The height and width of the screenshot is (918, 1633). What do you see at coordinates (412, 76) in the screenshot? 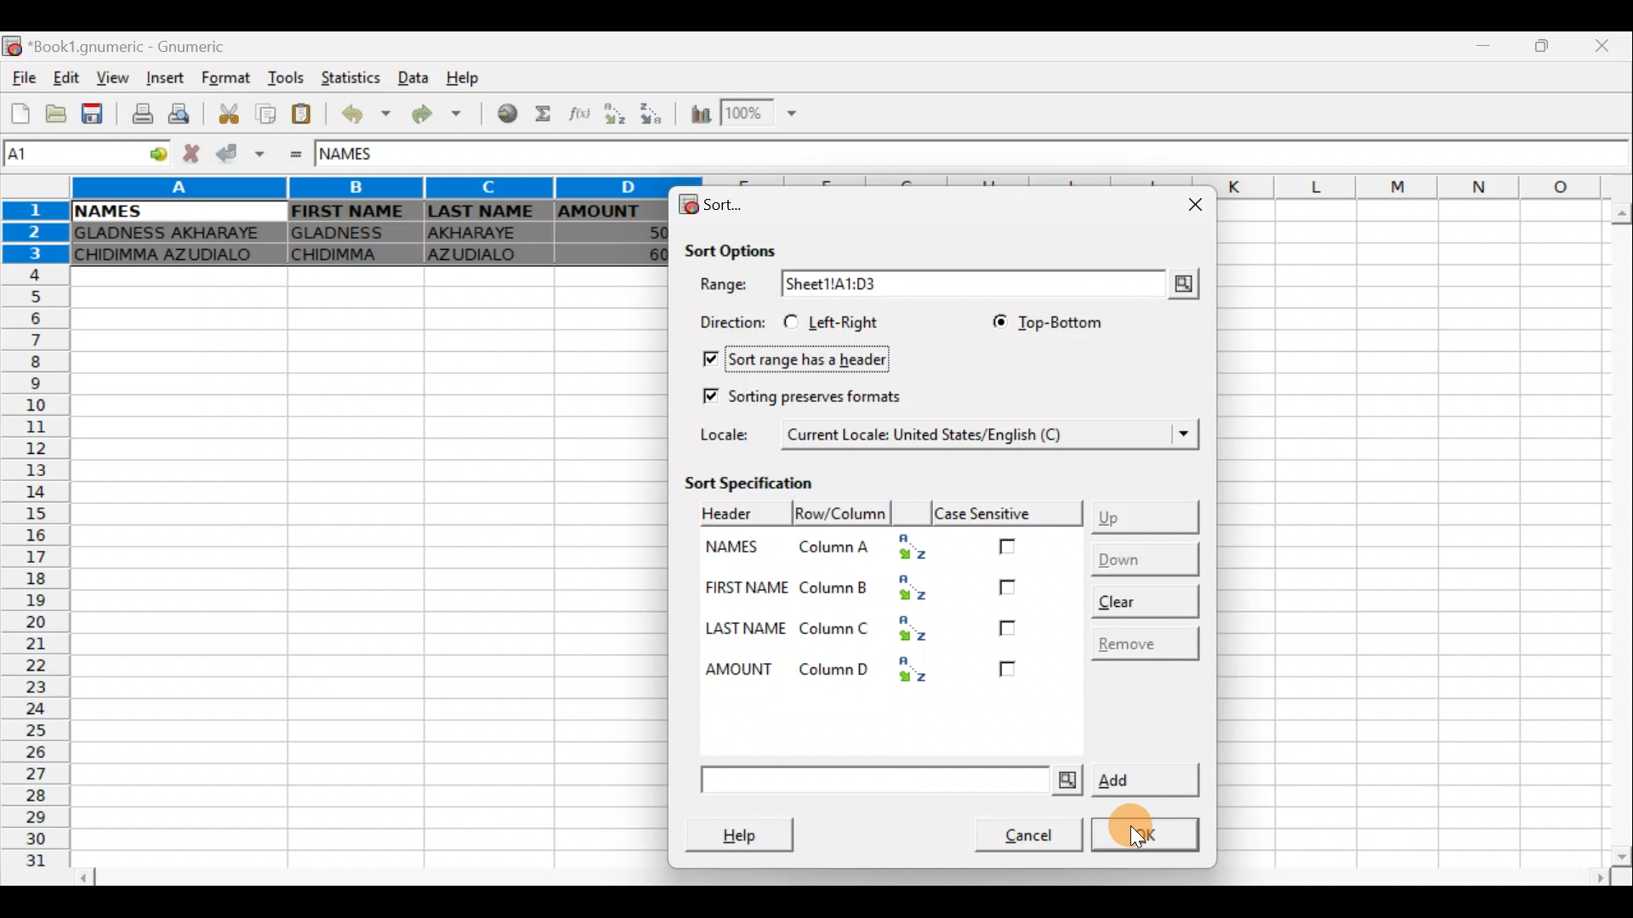
I see `Data` at bounding box center [412, 76].